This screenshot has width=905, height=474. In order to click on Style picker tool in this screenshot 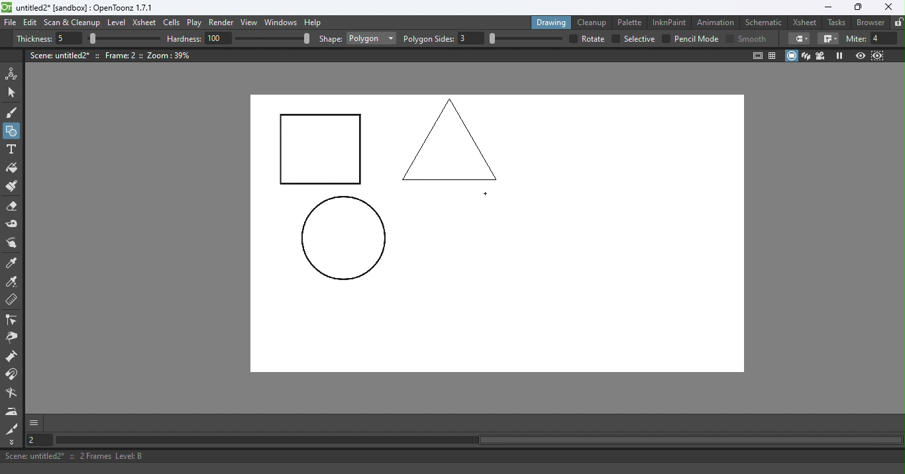, I will do `click(13, 263)`.